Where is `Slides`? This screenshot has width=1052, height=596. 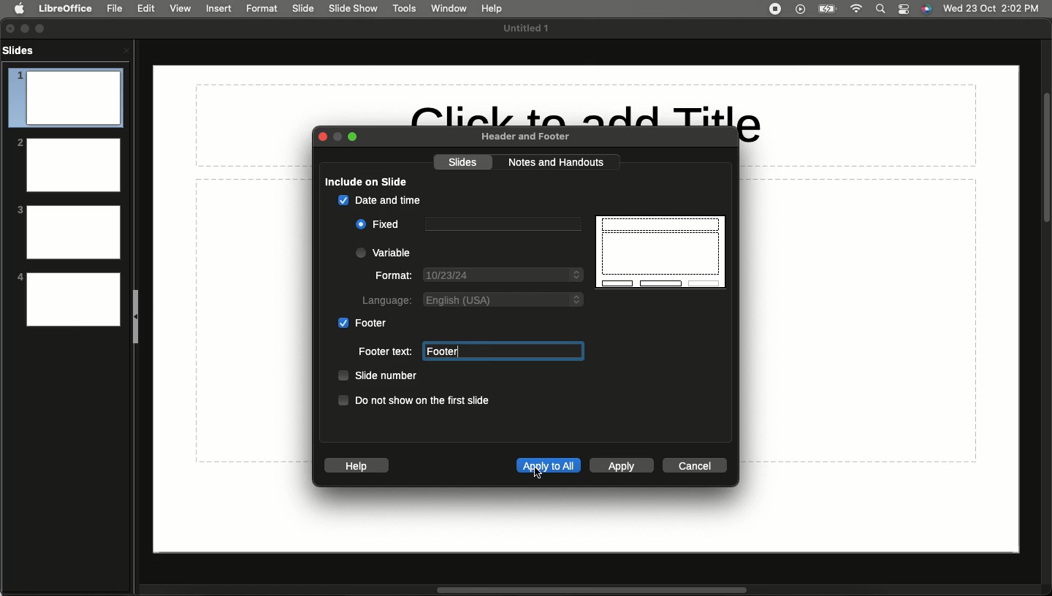 Slides is located at coordinates (462, 163).